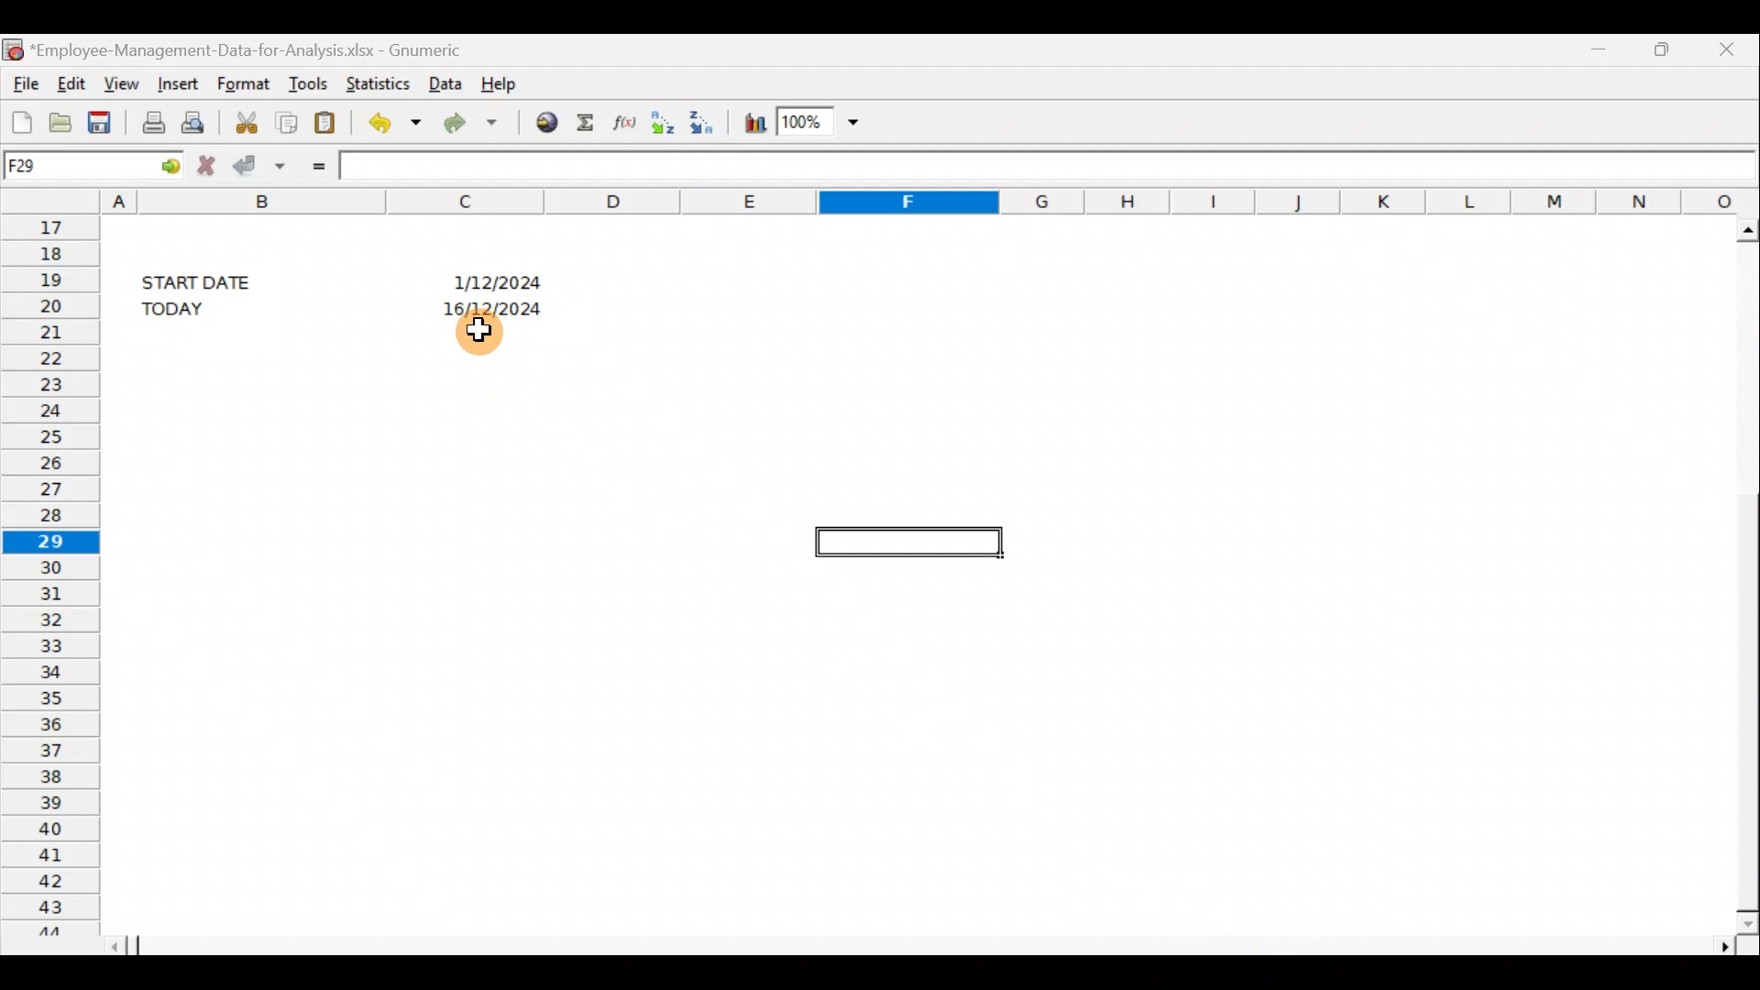 This screenshot has height=990, width=1760. Describe the element at coordinates (1722, 51) in the screenshot. I see `Close` at that location.